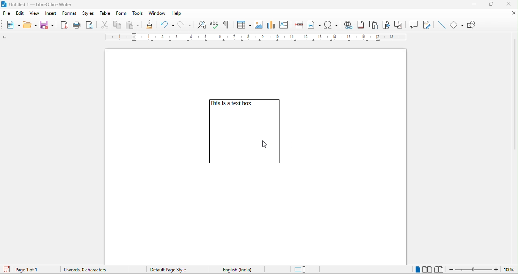 The image size is (518, 274). Describe the element at coordinates (89, 25) in the screenshot. I see `print preview` at that location.